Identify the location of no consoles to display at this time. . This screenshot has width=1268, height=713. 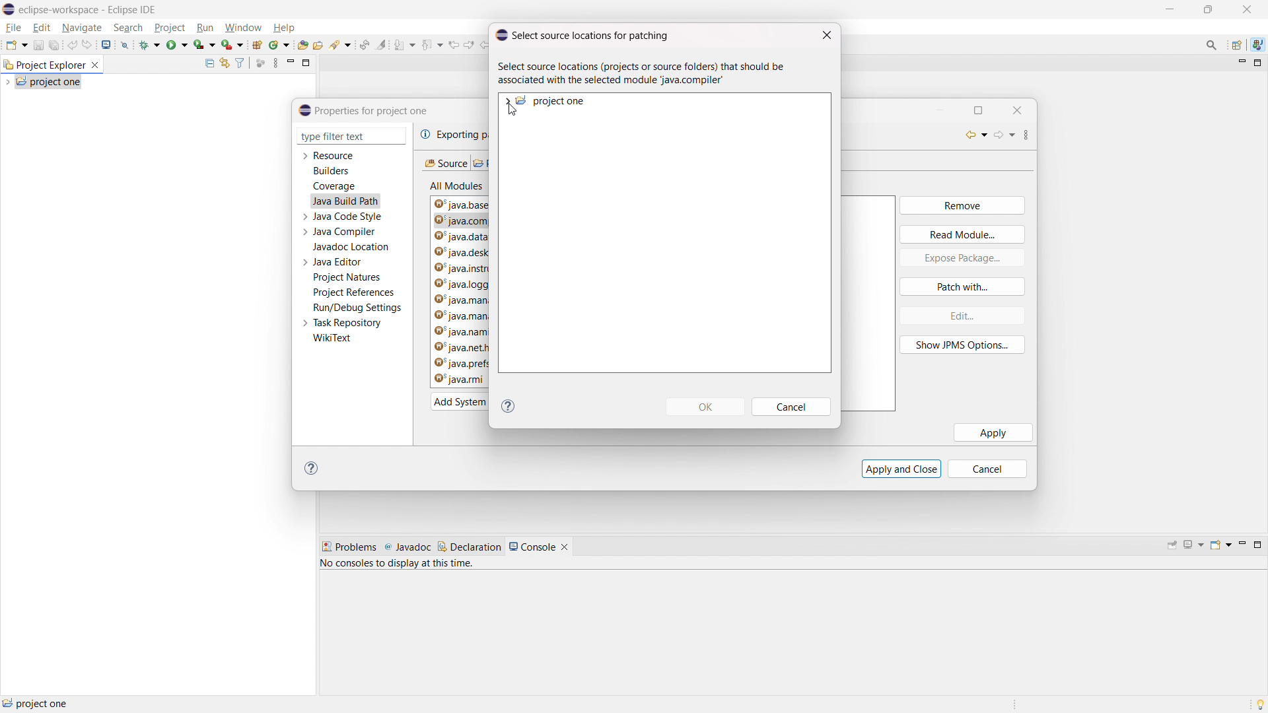
(400, 566).